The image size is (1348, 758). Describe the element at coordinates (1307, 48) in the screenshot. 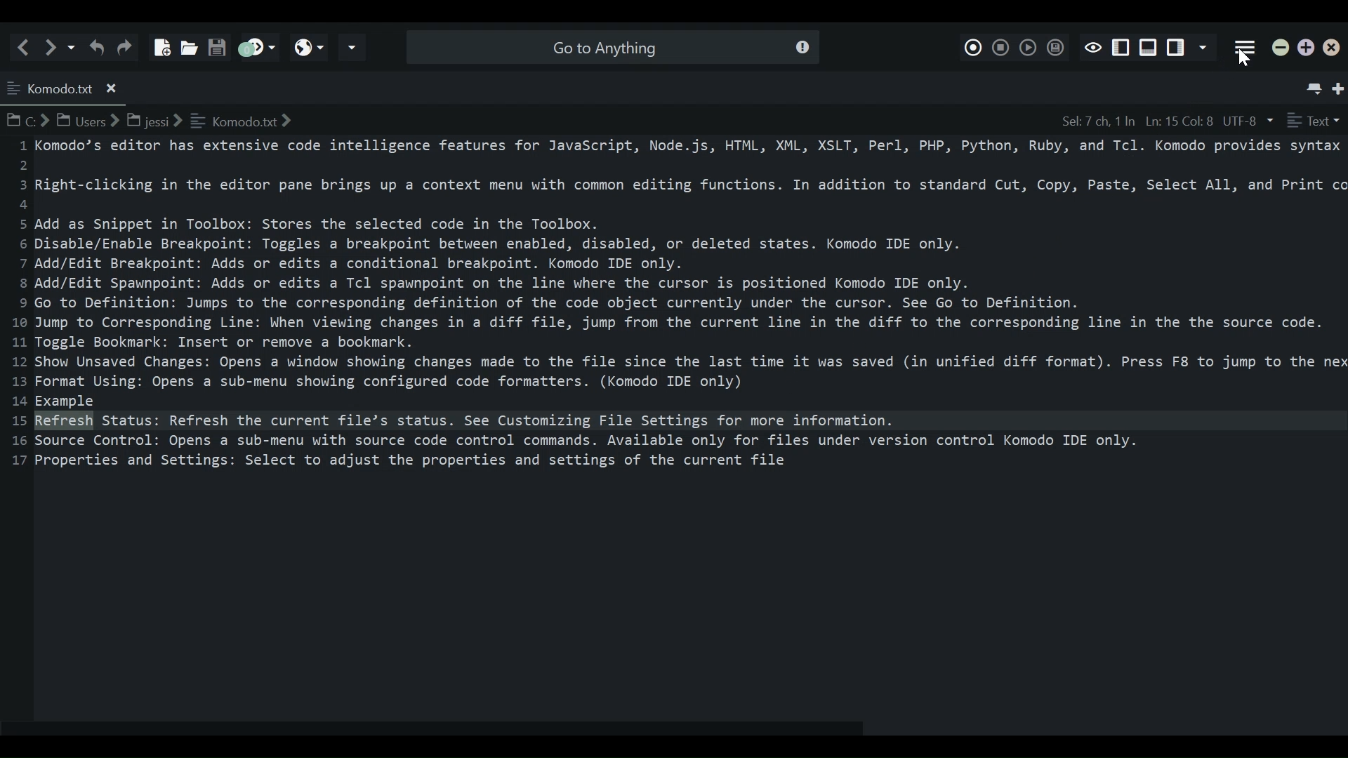

I see `Restore` at that location.